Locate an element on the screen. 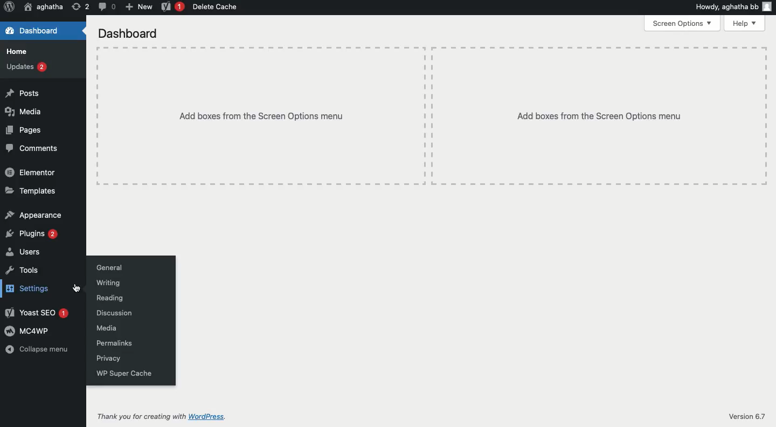 This screenshot has width=776, height=427. Plugins is located at coordinates (31, 234).